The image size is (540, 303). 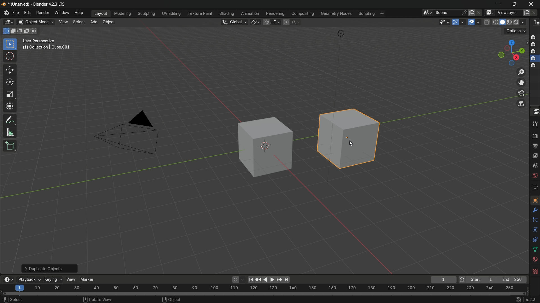 What do you see at coordinates (21, 31) in the screenshot?
I see `subtract existing selection` at bounding box center [21, 31].